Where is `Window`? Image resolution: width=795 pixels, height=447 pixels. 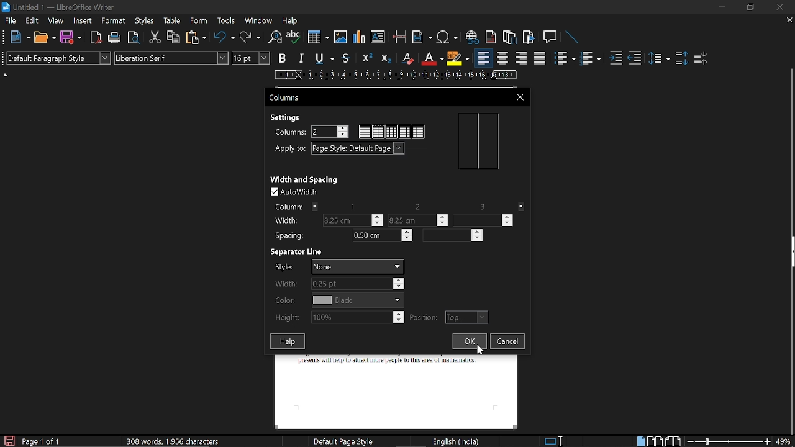
Window is located at coordinates (258, 20).